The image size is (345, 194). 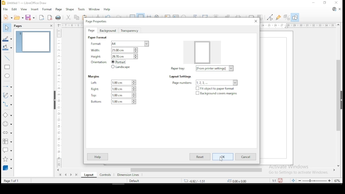 I want to click on page, so click(x=91, y=30).